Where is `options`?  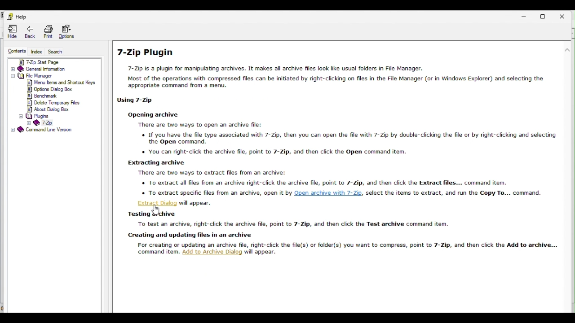 options is located at coordinates (56, 89).